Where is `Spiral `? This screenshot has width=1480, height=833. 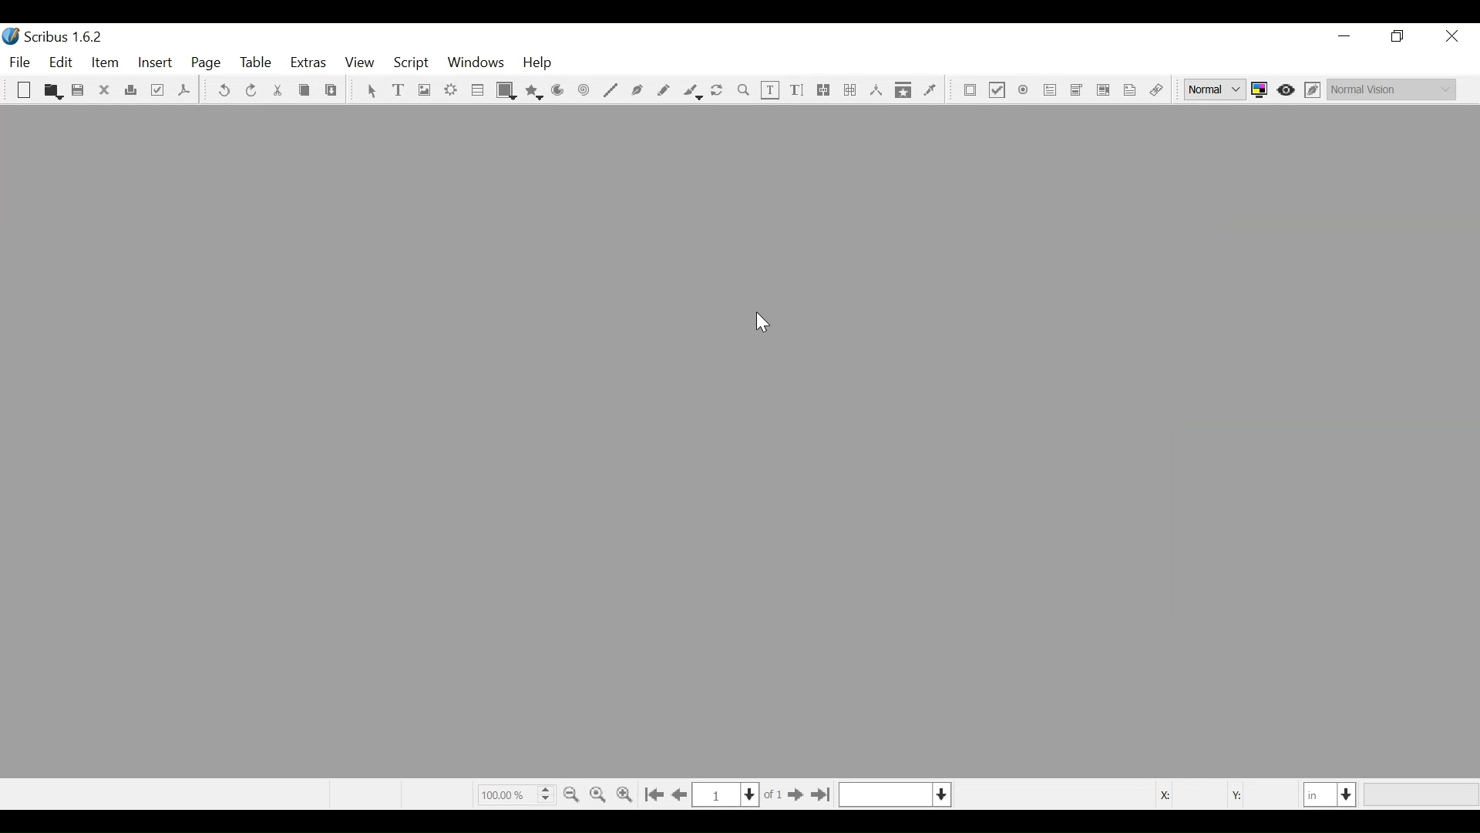 Spiral  is located at coordinates (582, 92).